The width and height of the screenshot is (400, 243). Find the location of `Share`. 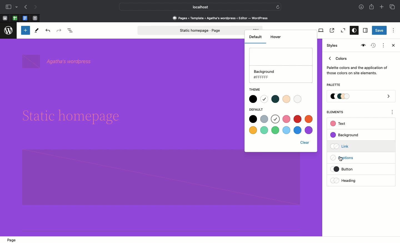

Share is located at coordinates (372, 7).